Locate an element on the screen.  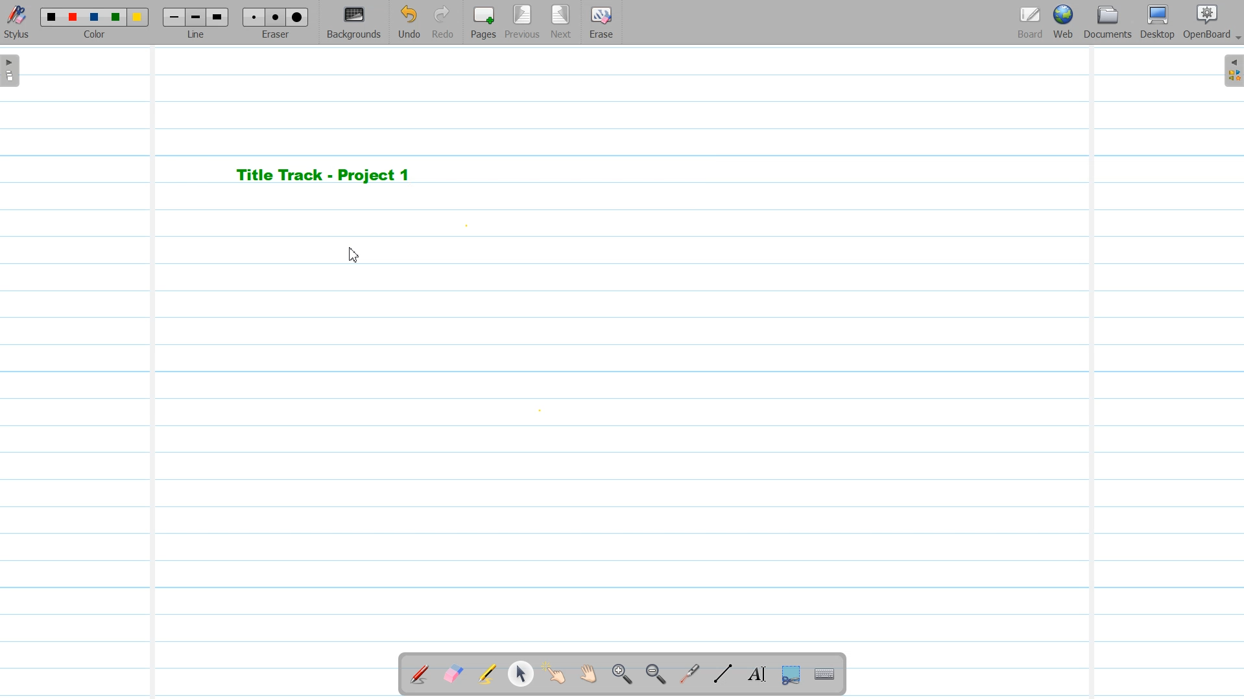
Desktop is located at coordinates (1157, 23).